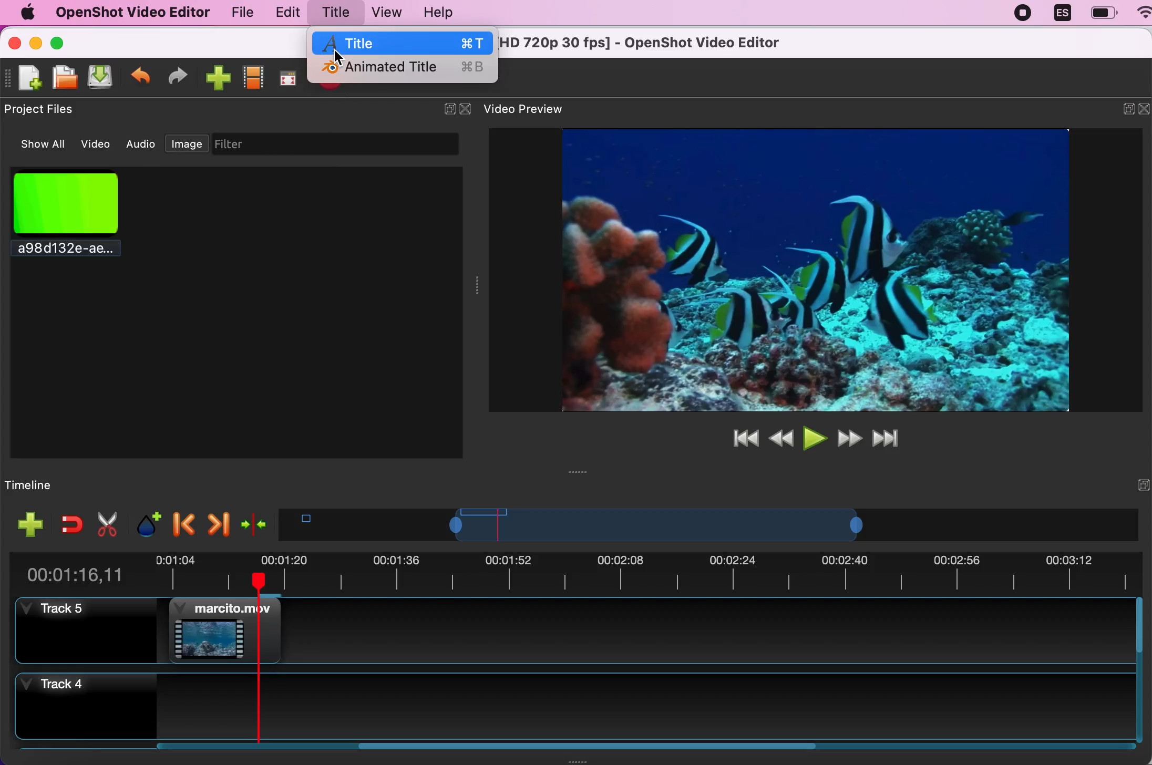 This screenshot has height=765, width=1152. Describe the element at coordinates (37, 144) in the screenshot. I see `show all` at that location.